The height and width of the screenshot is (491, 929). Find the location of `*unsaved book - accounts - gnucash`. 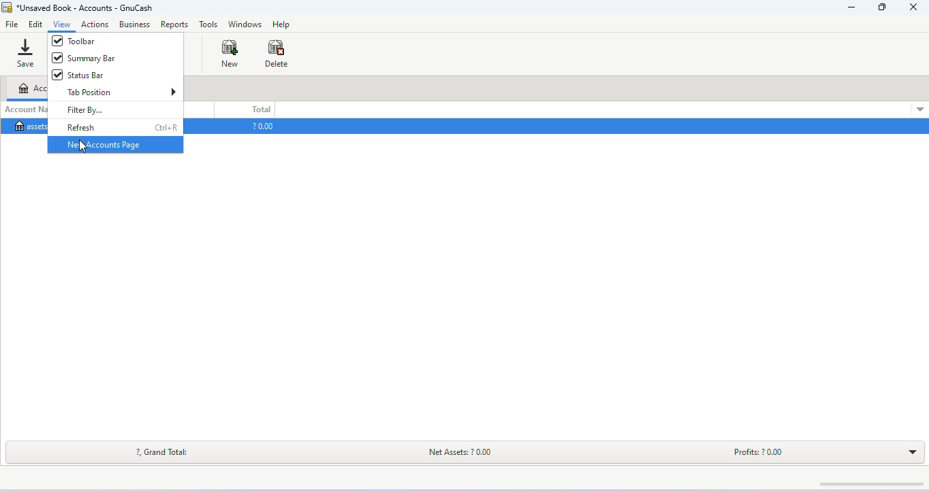

*unsaved book - accounts - gnucash is located at coordinates (88, 8).